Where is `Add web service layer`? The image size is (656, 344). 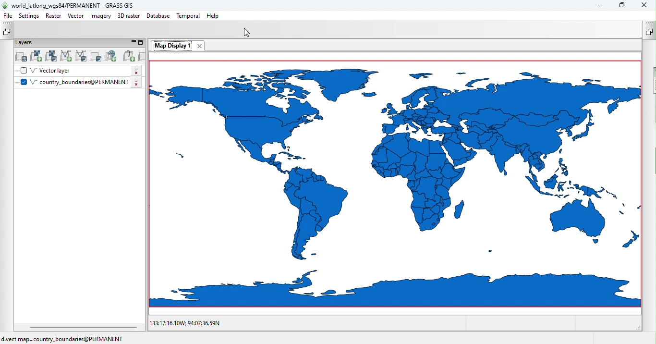 Add web service layer is located at coordinates (111, 56).